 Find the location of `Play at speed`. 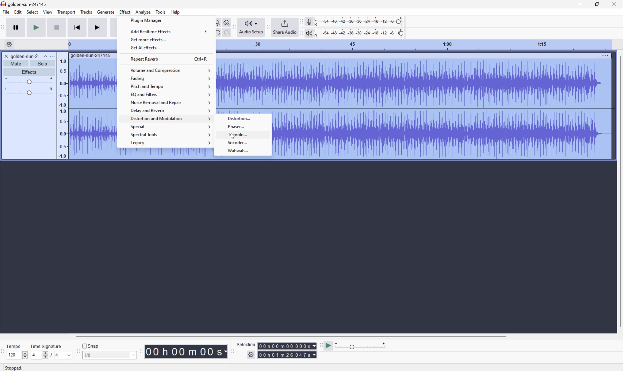

Play at speed is located at coordinates (330, 345).